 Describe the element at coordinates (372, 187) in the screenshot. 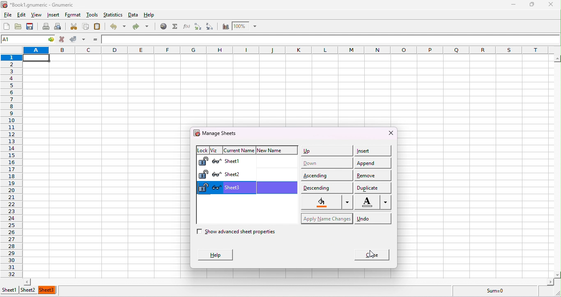

I see `duplicate` at that location.